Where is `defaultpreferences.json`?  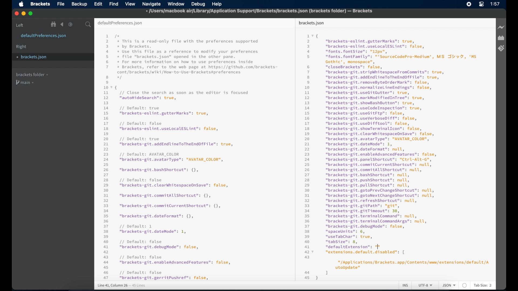 defaultpreferences.json is located at coordinates (44, 36).